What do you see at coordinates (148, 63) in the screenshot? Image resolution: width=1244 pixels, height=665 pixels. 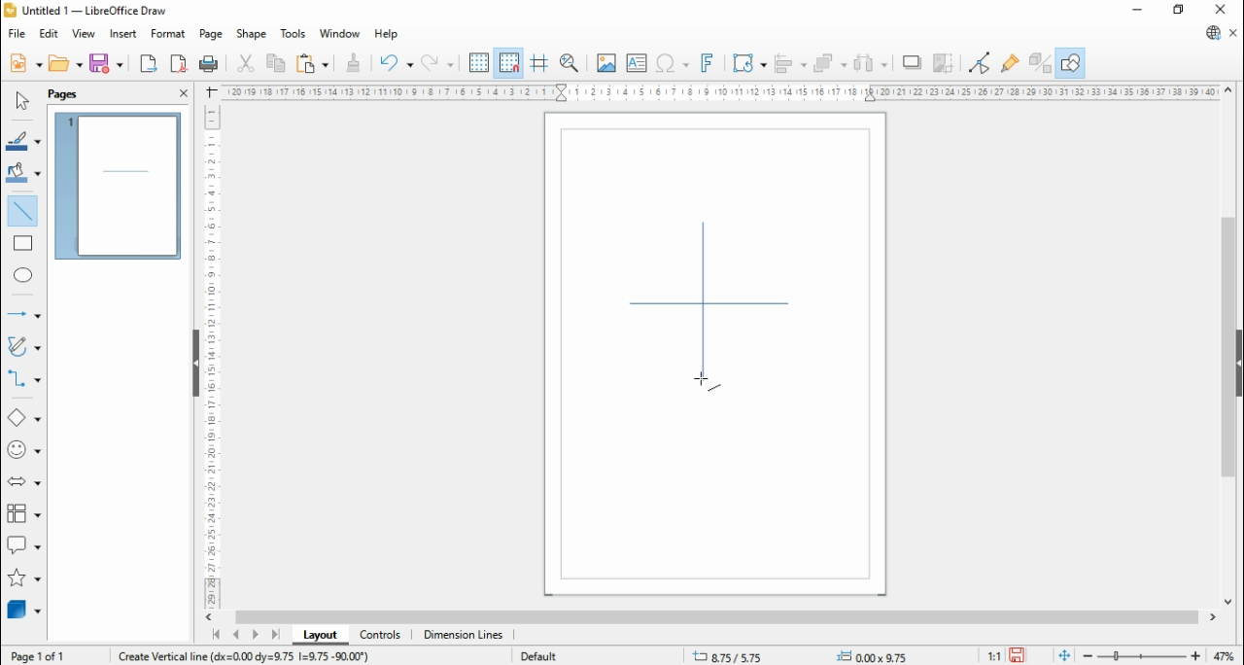 I see `export` at bounding box center [148, 63].